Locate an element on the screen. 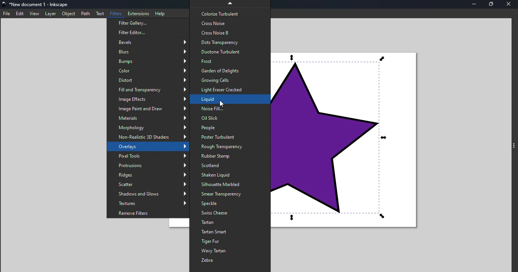 The height and width of the screenshot is (272, 518). Path is located at coordinates (85, 14).